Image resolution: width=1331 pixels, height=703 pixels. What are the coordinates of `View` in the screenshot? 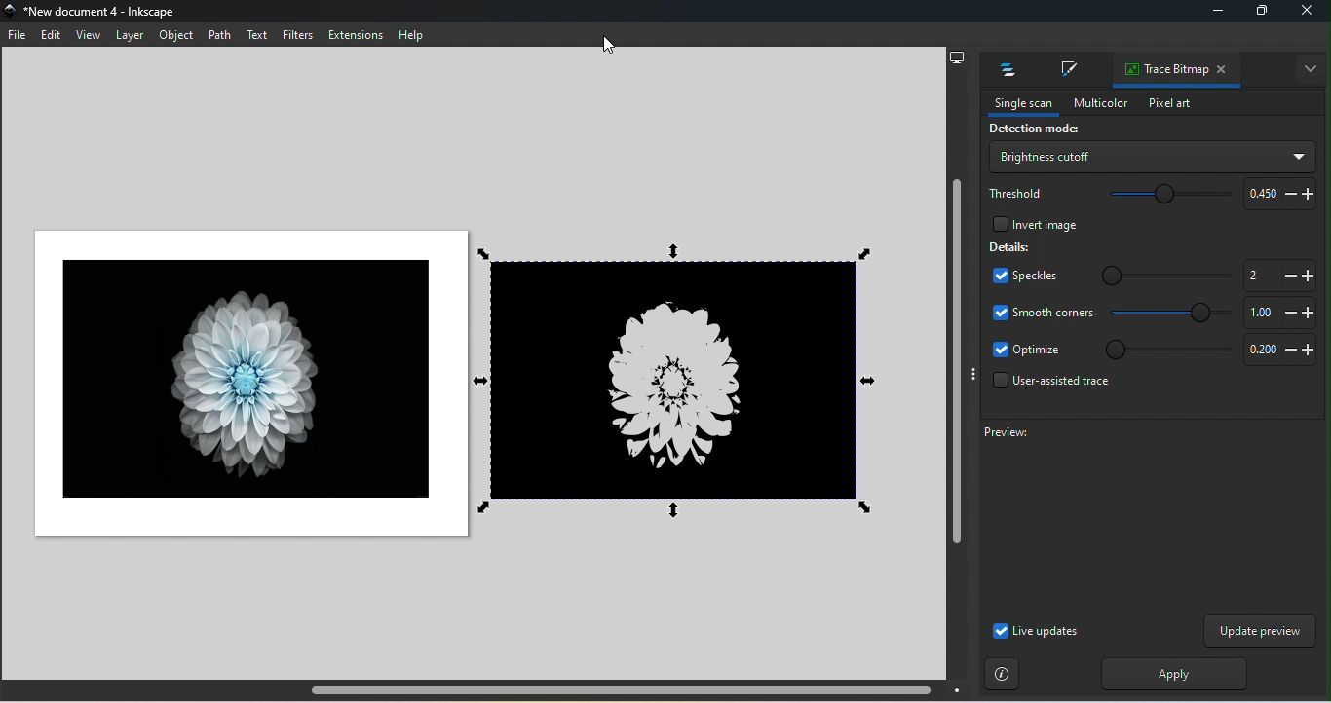 It's located at (86, 35).